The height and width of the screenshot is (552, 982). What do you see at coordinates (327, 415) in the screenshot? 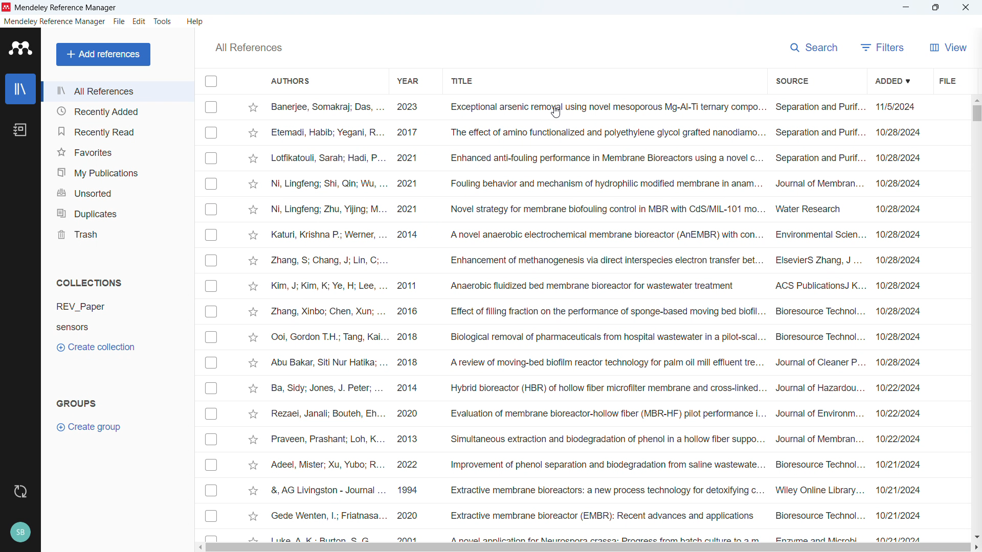
I see `rezaei,janall,boutch,eh` at bounding box center [327, 415].